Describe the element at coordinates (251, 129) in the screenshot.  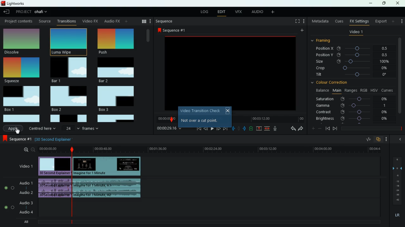
I see `charge` at that location.